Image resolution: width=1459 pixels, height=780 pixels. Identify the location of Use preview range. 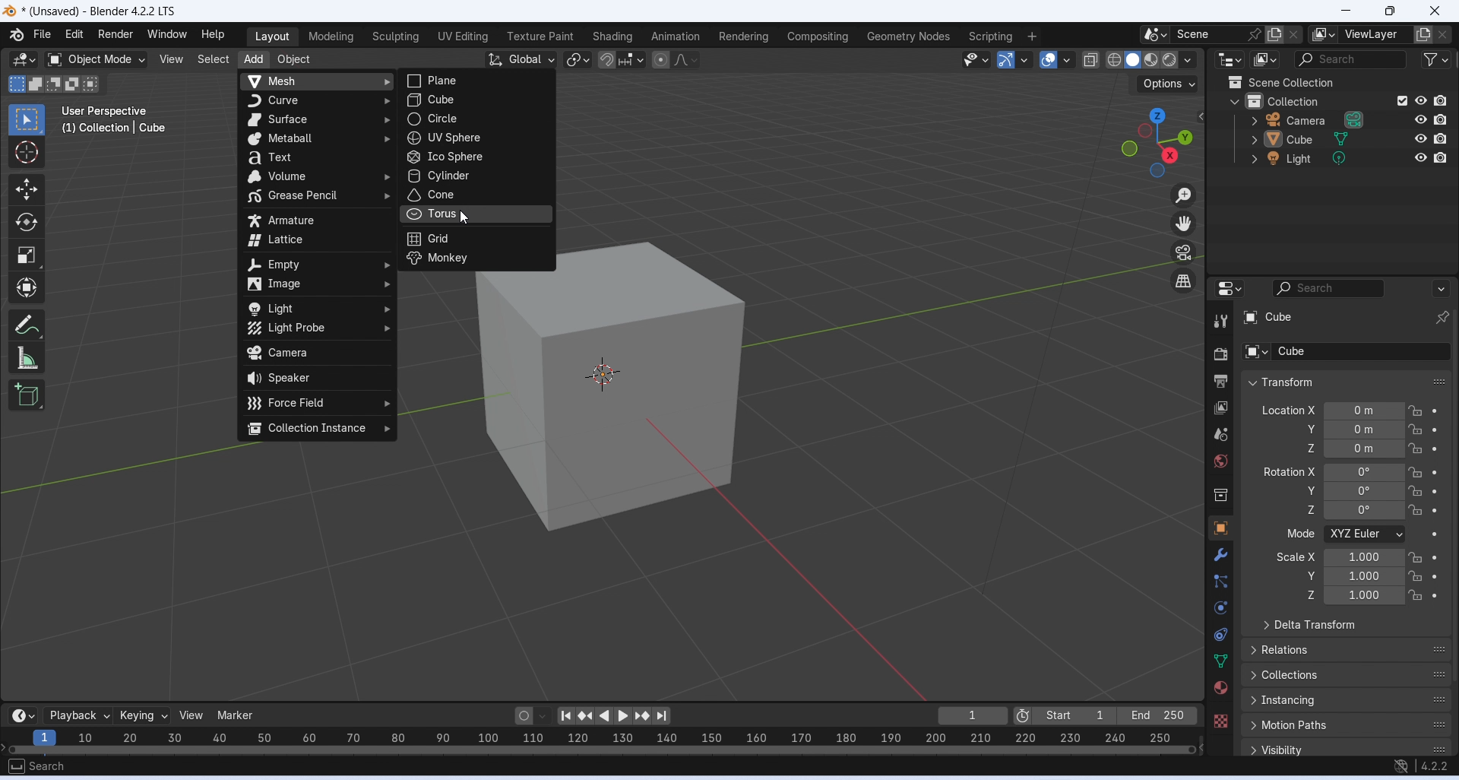
(1024, 715).